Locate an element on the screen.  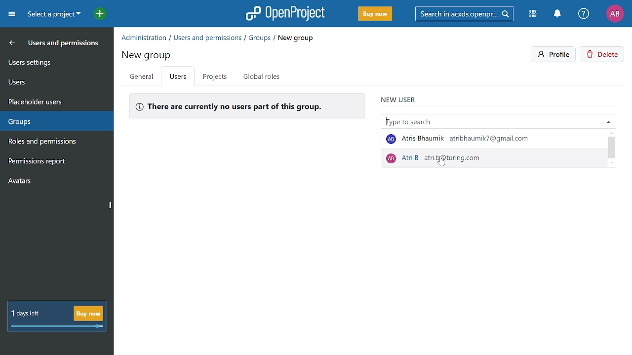
Global roles is located at coordinates (264, 76).